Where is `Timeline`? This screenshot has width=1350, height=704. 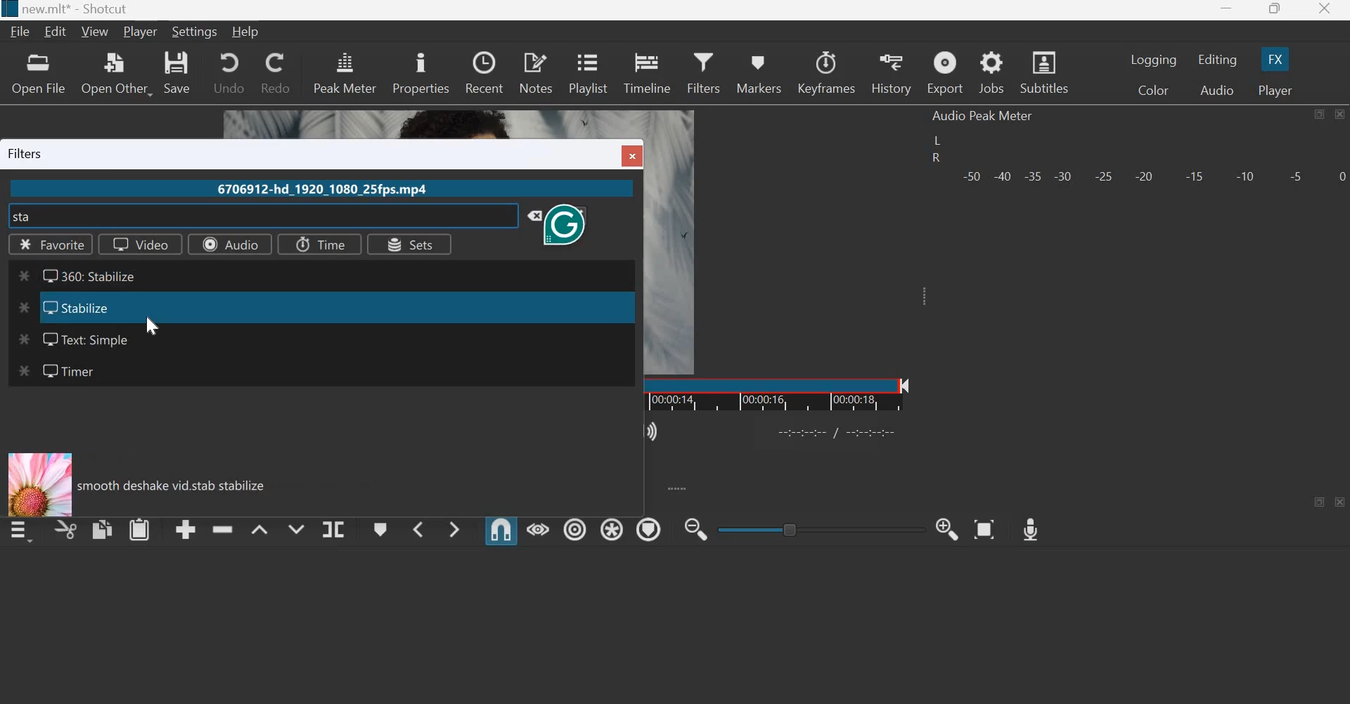 Timeline is located at coordinates (646, 71).